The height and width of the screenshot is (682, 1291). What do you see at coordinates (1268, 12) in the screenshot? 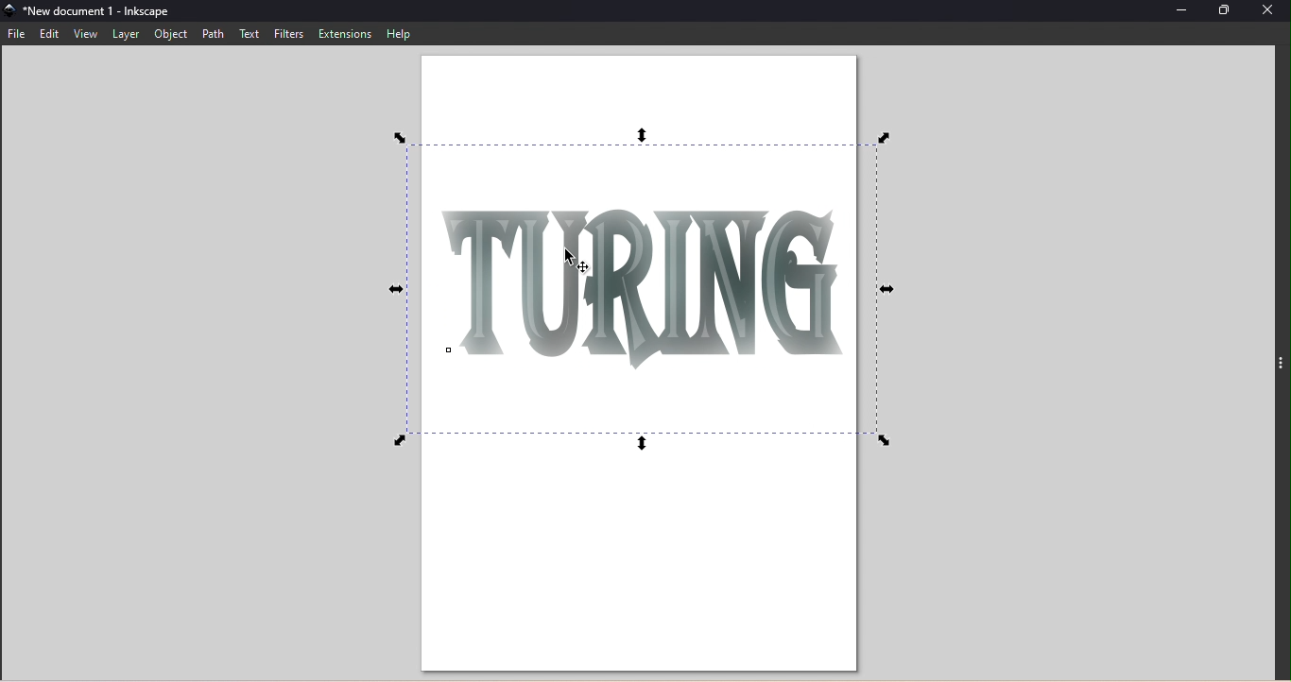
I see `Close` at bounding box center [1268, 12].